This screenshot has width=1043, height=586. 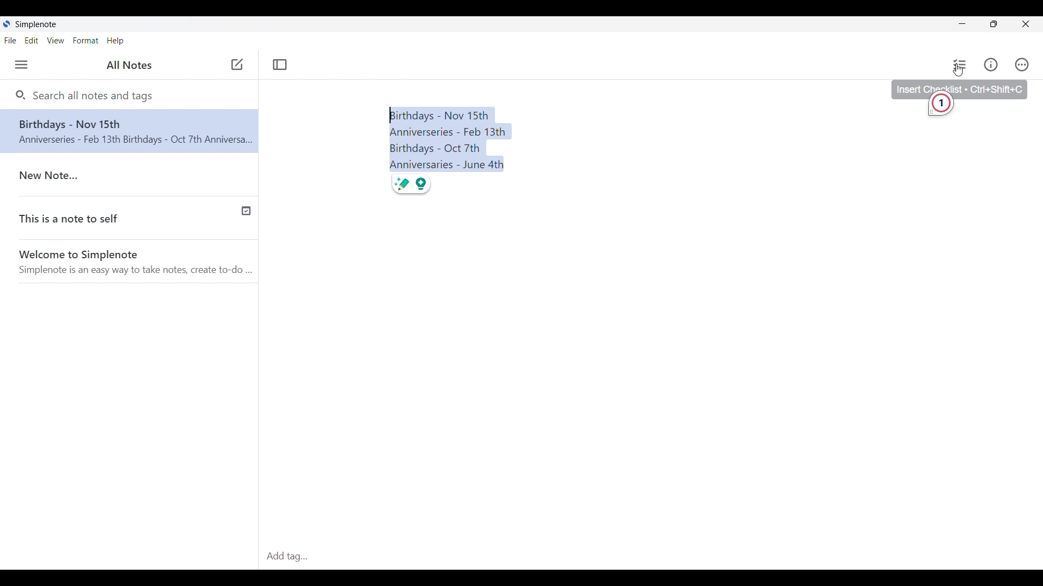 I want to click on Info, so click(x=991, y=64).